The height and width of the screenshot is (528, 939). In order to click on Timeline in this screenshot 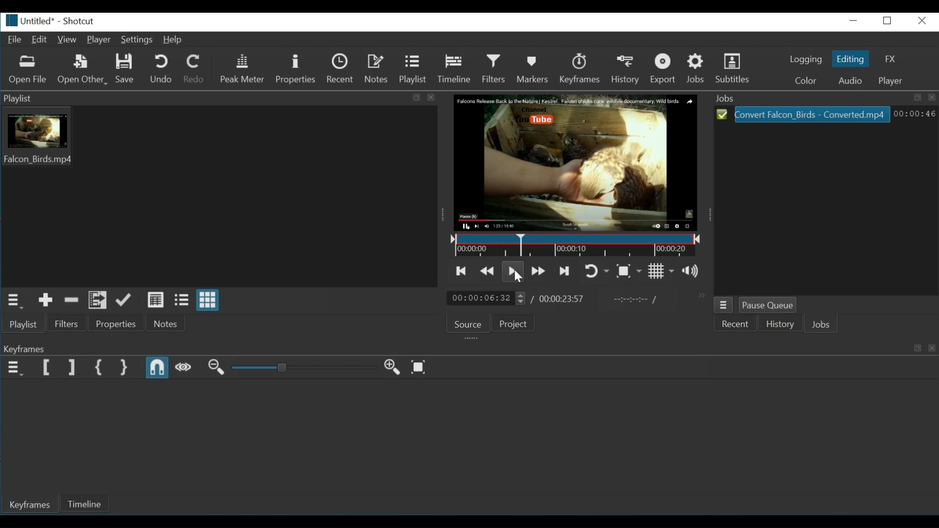, I will do `click(454, 68)`.